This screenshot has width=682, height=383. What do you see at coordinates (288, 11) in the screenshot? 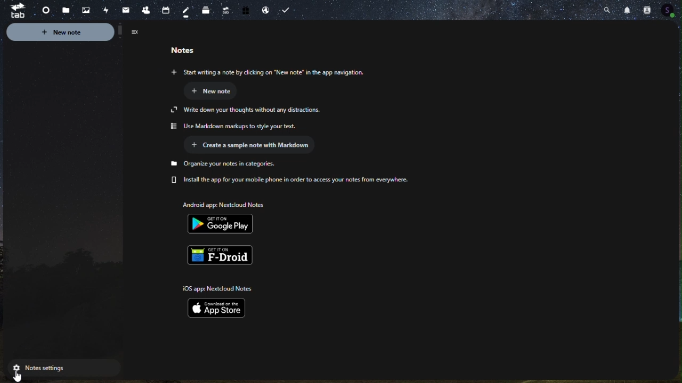
I see `task` at bounding box center [288, 11].